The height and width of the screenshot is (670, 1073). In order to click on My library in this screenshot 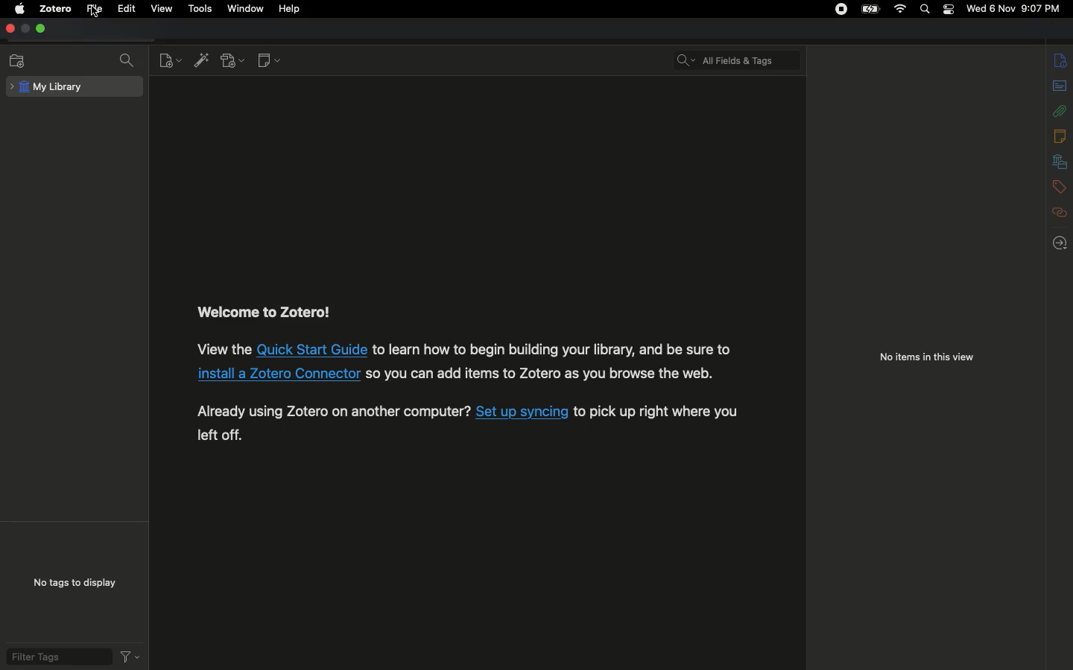, I will do `click(76, 86)`.